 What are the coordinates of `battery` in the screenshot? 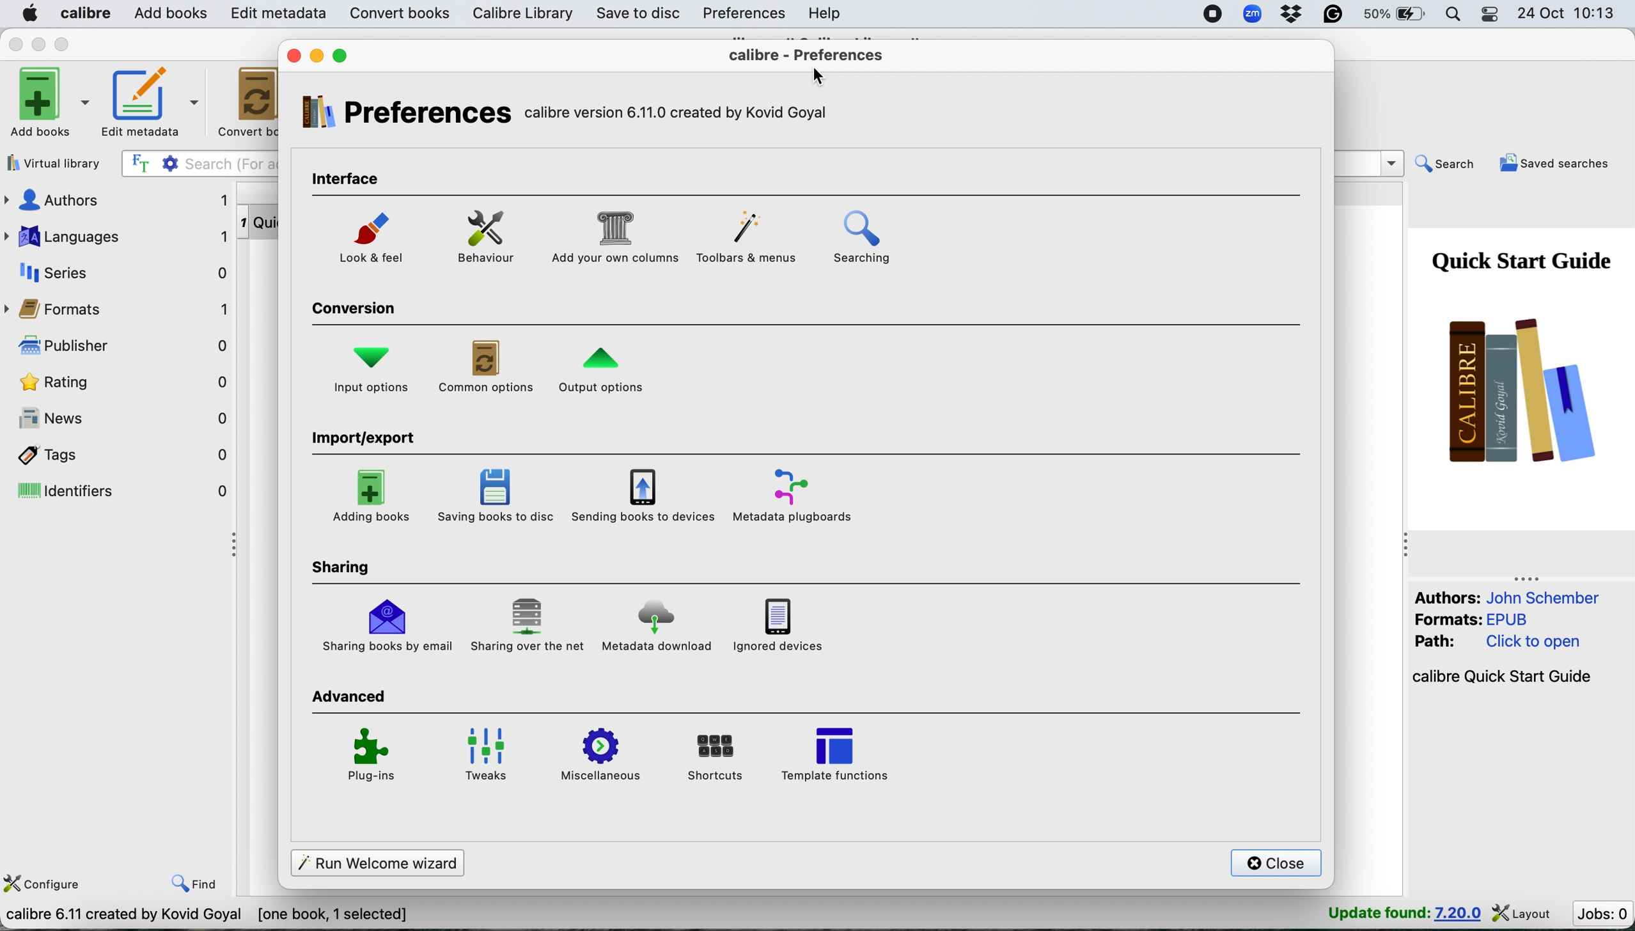 It's located at (1396, 16).